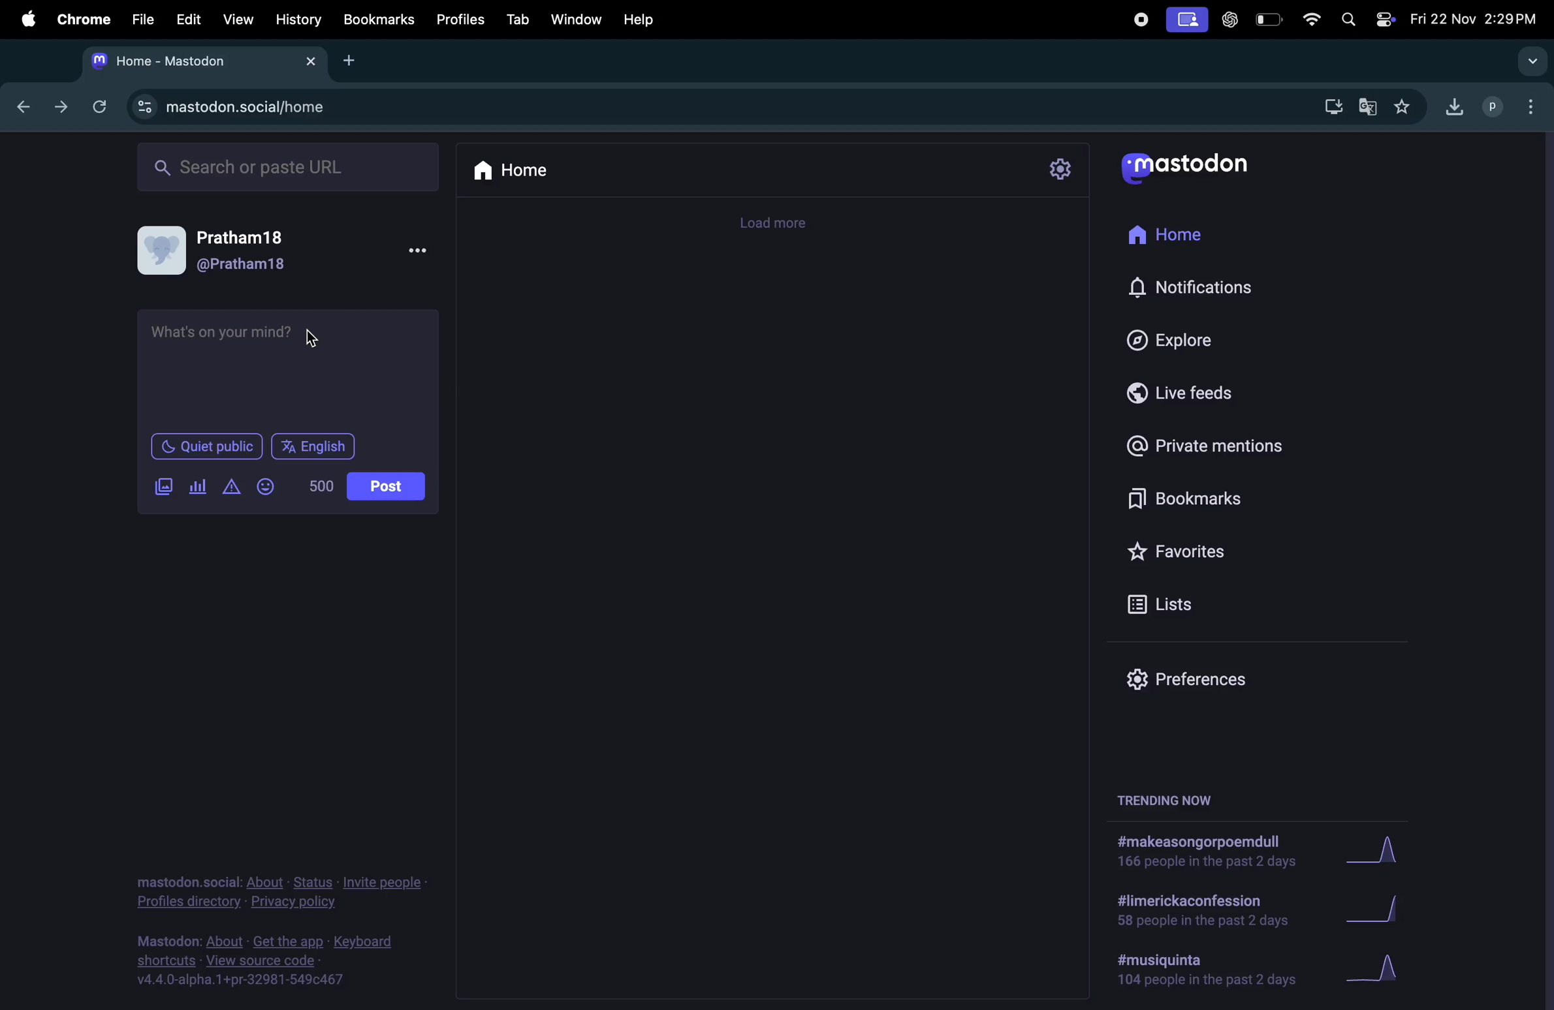 The image size is (1554, 1010). I want to click on close, so click(311, 59).